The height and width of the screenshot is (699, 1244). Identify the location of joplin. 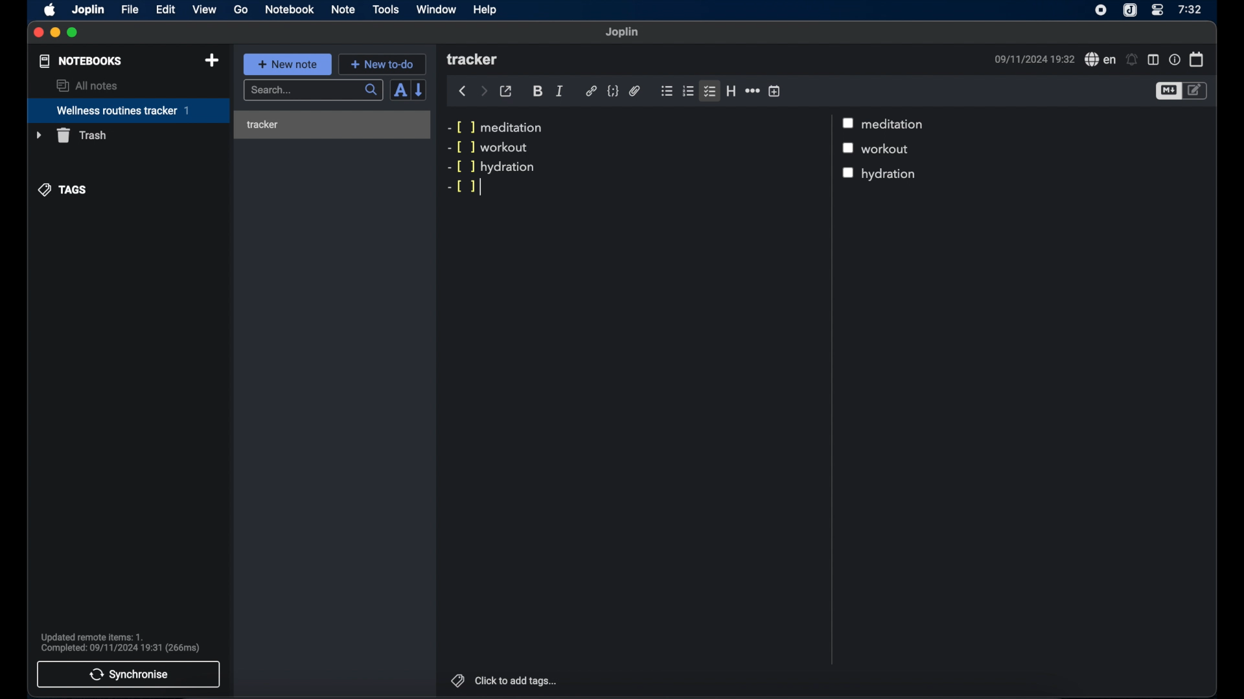
(623, 32).